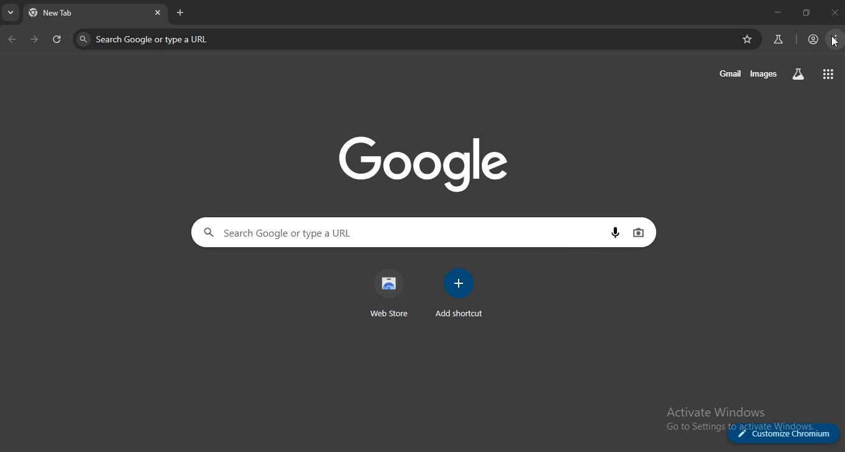  I want to click on customize and control chromium, so click(836, 40).